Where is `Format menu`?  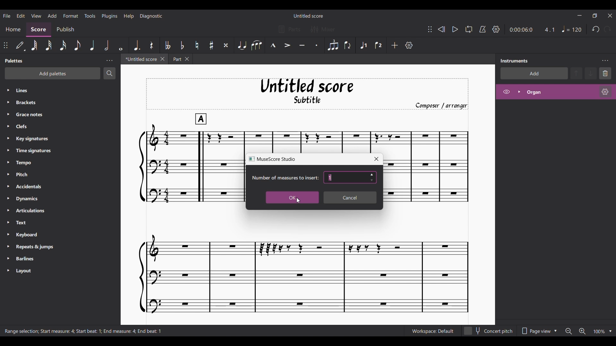
Format menu is located at coordinates (71, 16).